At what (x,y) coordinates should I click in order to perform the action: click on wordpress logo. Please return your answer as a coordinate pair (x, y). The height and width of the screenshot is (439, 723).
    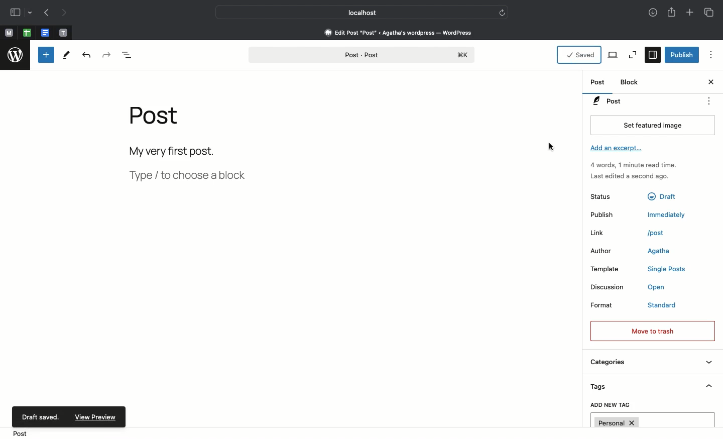
    Looking at the image, I should click on (16, 55).